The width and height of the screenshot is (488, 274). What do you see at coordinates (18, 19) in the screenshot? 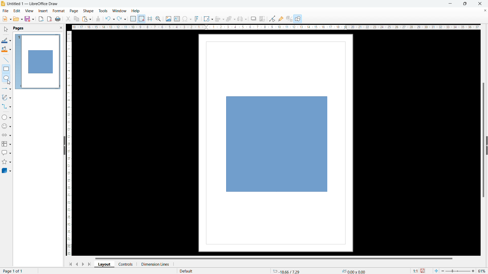
I see `open` at bounding box center [18, 19].